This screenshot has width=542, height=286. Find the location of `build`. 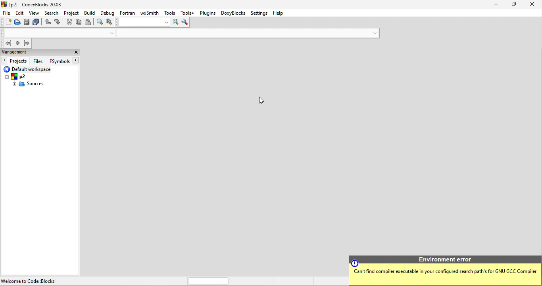

build is located at coordinates (90, 14).